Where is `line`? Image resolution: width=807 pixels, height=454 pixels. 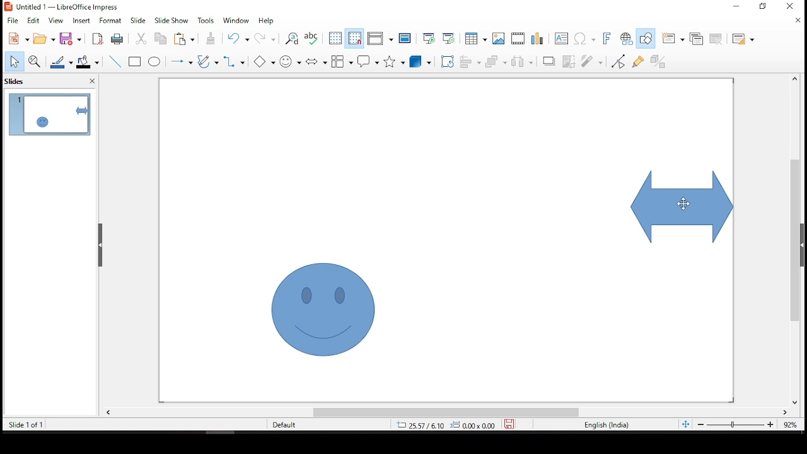
line is located at coordinates (115, 62).